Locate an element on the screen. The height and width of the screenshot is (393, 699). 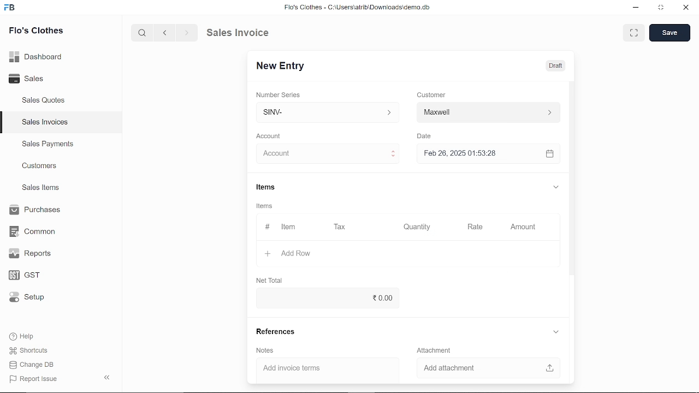
Sales Invoices is located at coordinates (49, 123).